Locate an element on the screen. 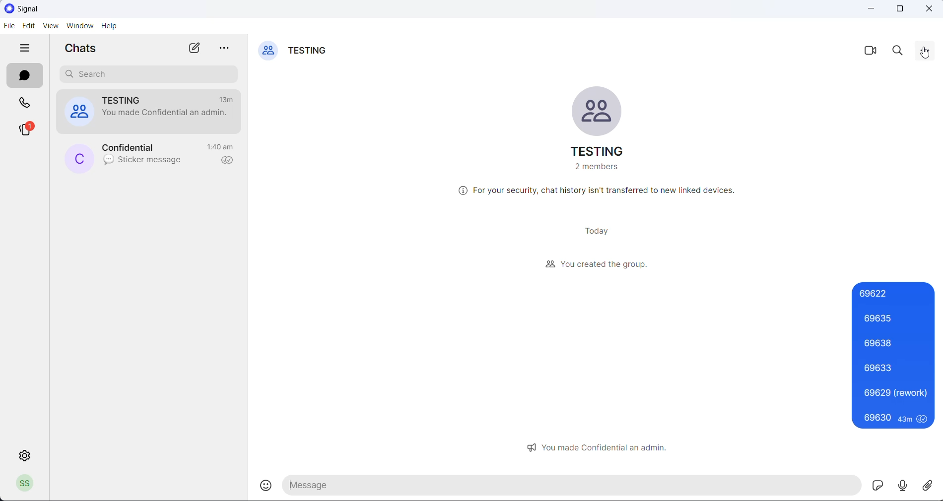 The height and width of the screenshot is (501, 943). window is located at coordinates (79, 27).